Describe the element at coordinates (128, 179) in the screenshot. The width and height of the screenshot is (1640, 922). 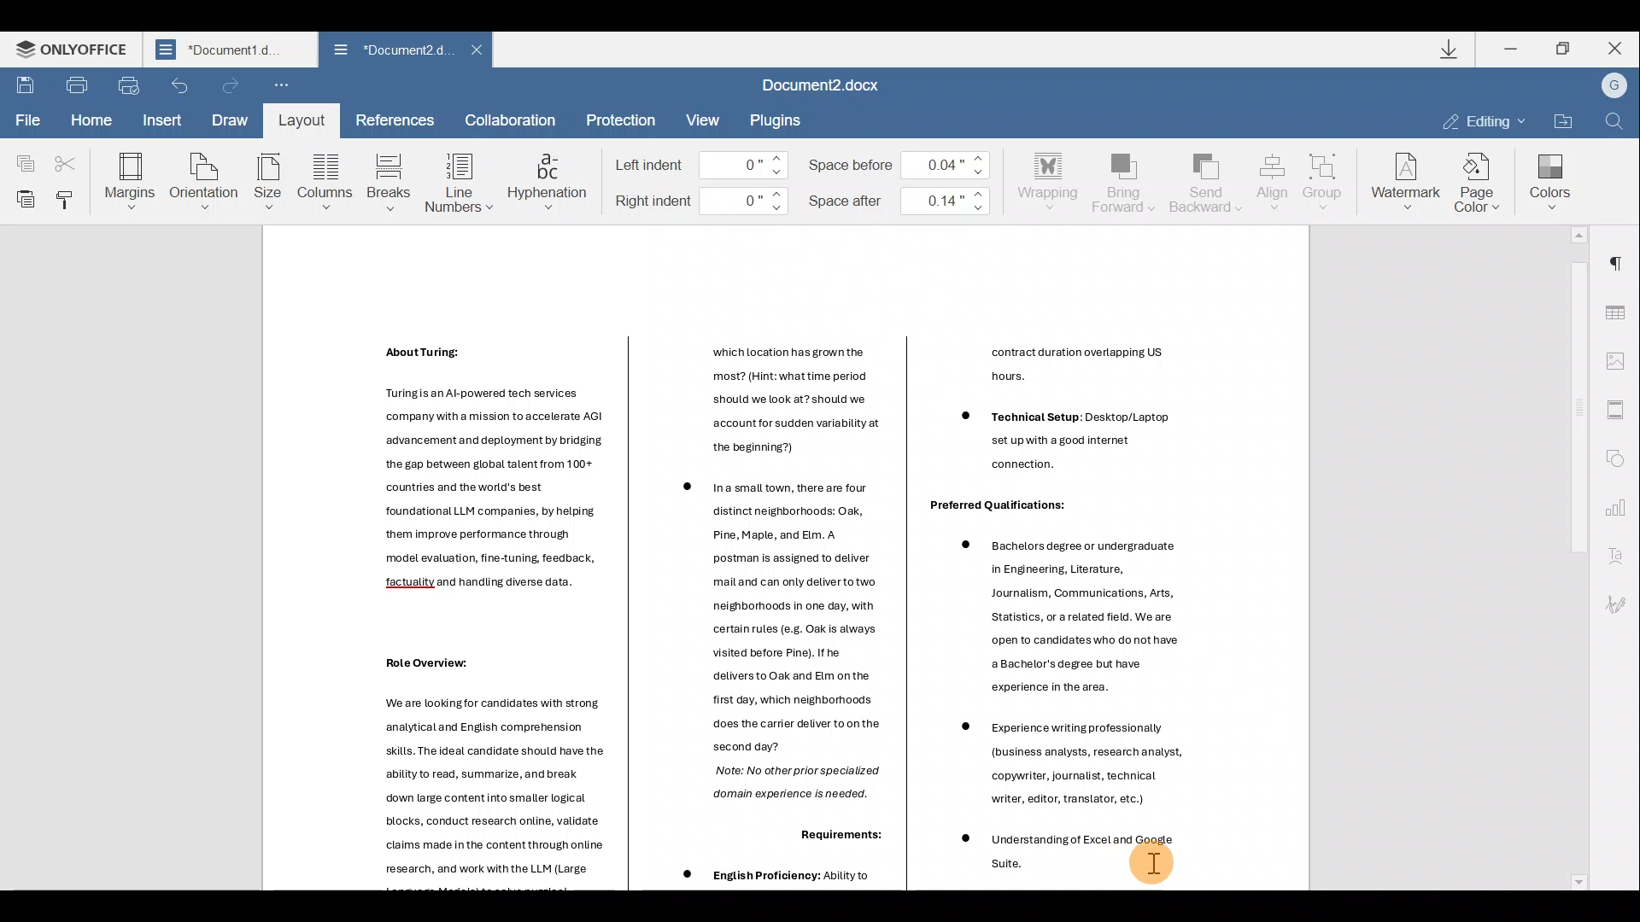
I see `Margins` at that location.